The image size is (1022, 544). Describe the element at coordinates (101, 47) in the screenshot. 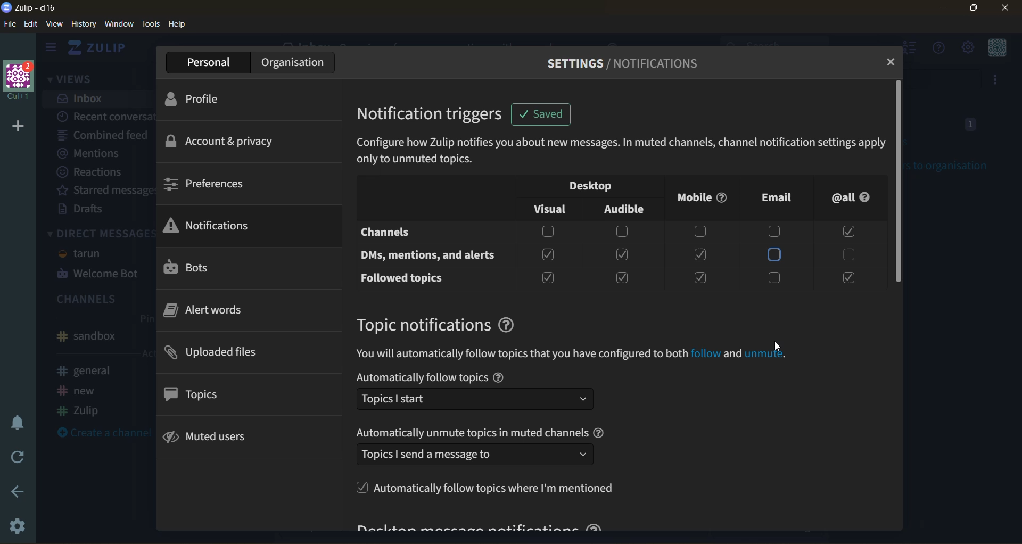

I see `home view` at that location.